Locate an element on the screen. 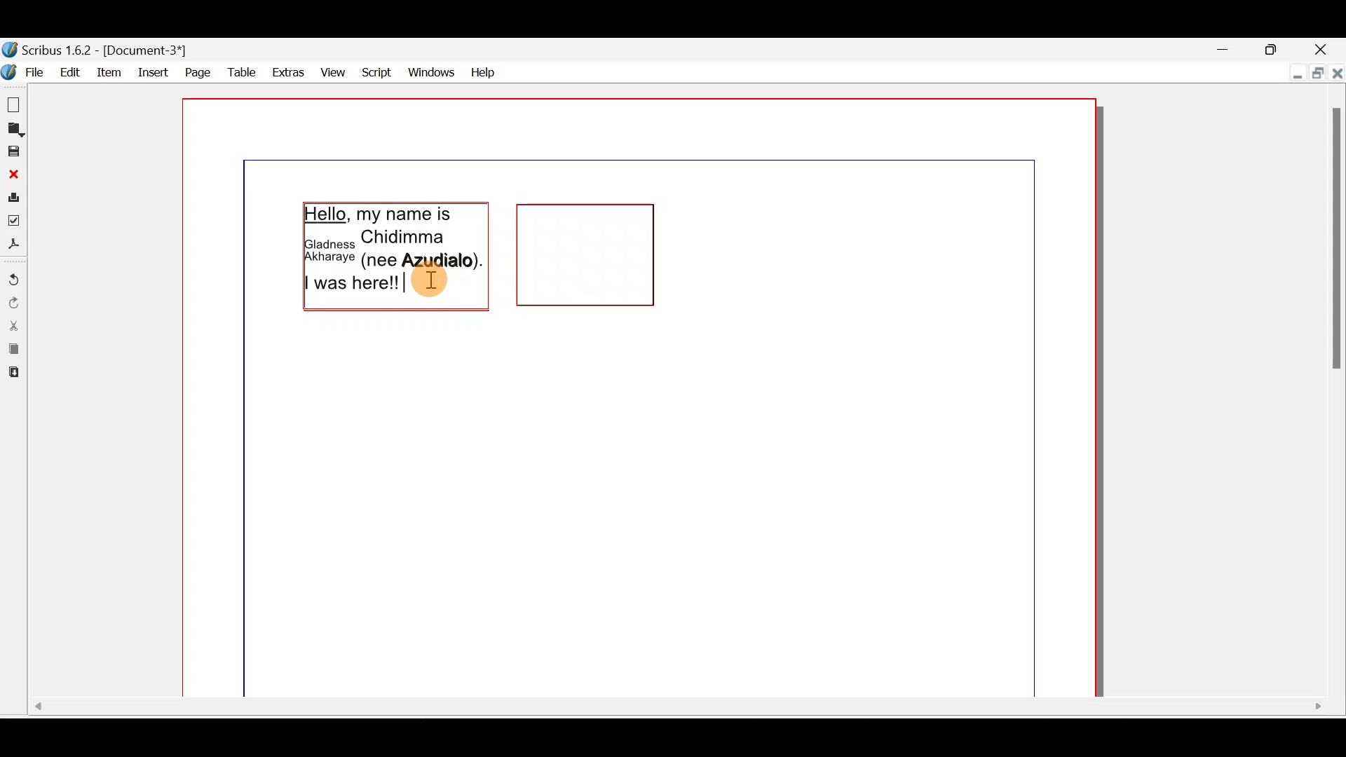  File is located at coordinates (25, 70).